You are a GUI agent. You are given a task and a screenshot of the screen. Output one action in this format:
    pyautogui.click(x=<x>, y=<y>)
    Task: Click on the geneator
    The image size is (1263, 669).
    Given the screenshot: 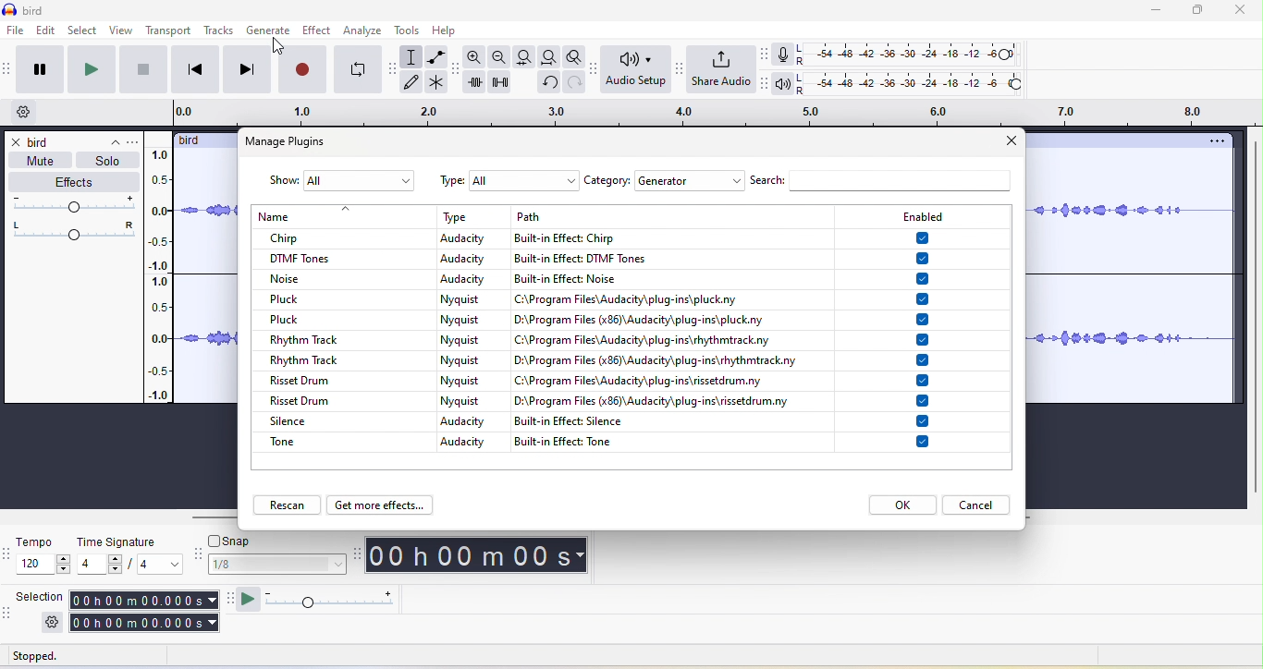 What is the action you would take?
    pyautogui.click(x=692, y=182)
    